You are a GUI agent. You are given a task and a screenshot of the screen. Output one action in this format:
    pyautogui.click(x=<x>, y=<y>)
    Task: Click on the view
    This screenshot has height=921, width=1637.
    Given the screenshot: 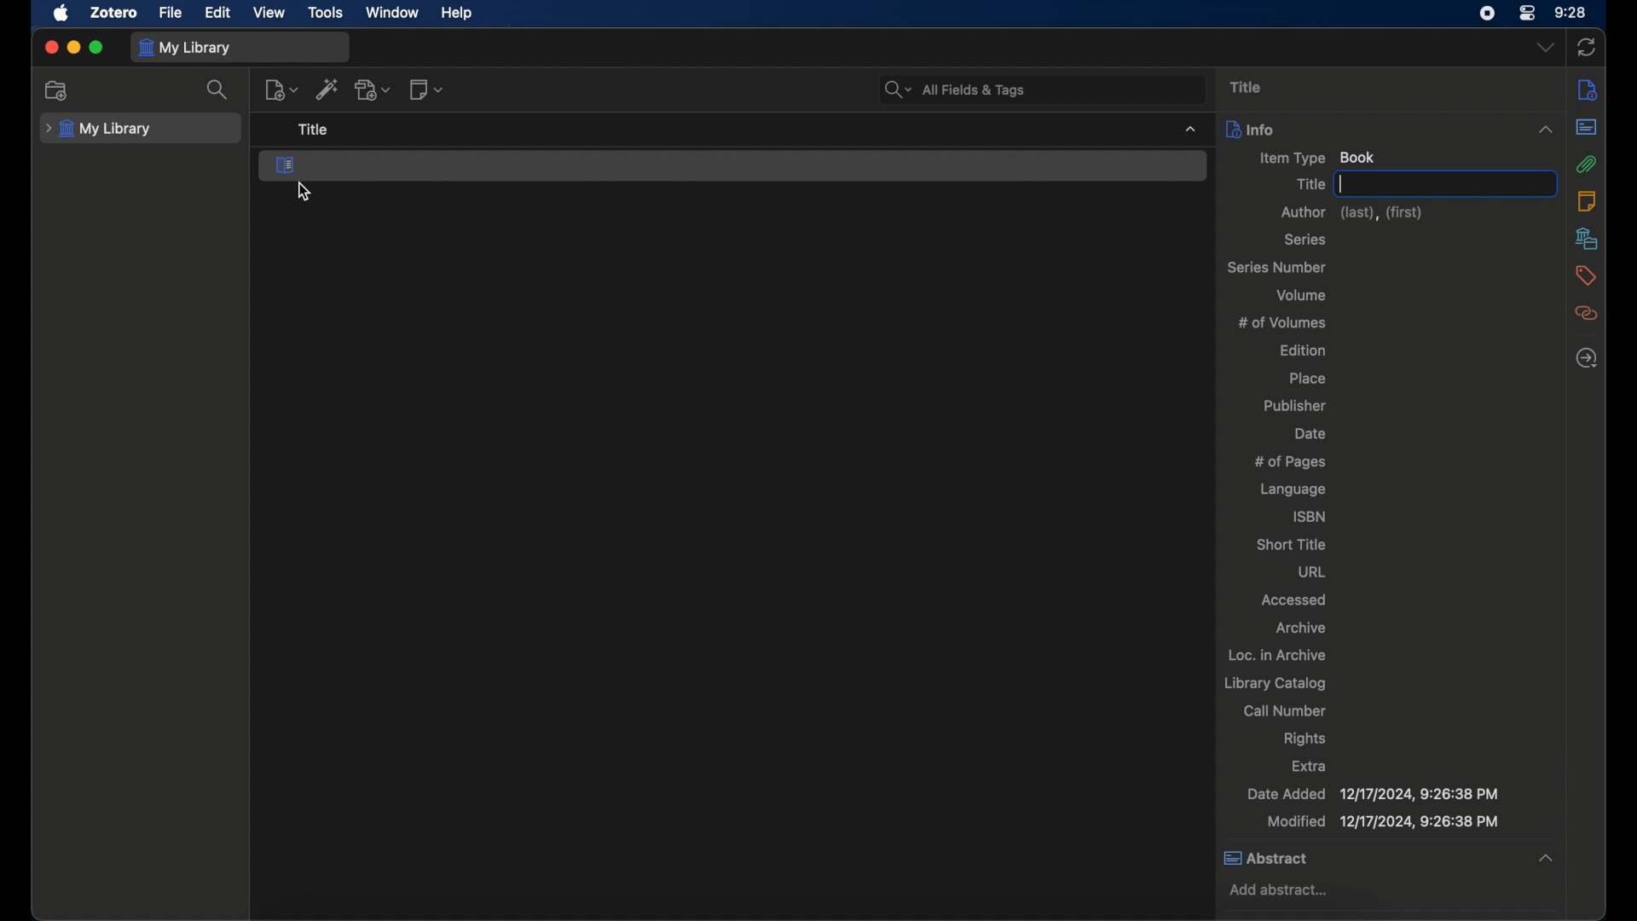 What is the action you would take?
    pyautogui.click(x=269, y=13)
    